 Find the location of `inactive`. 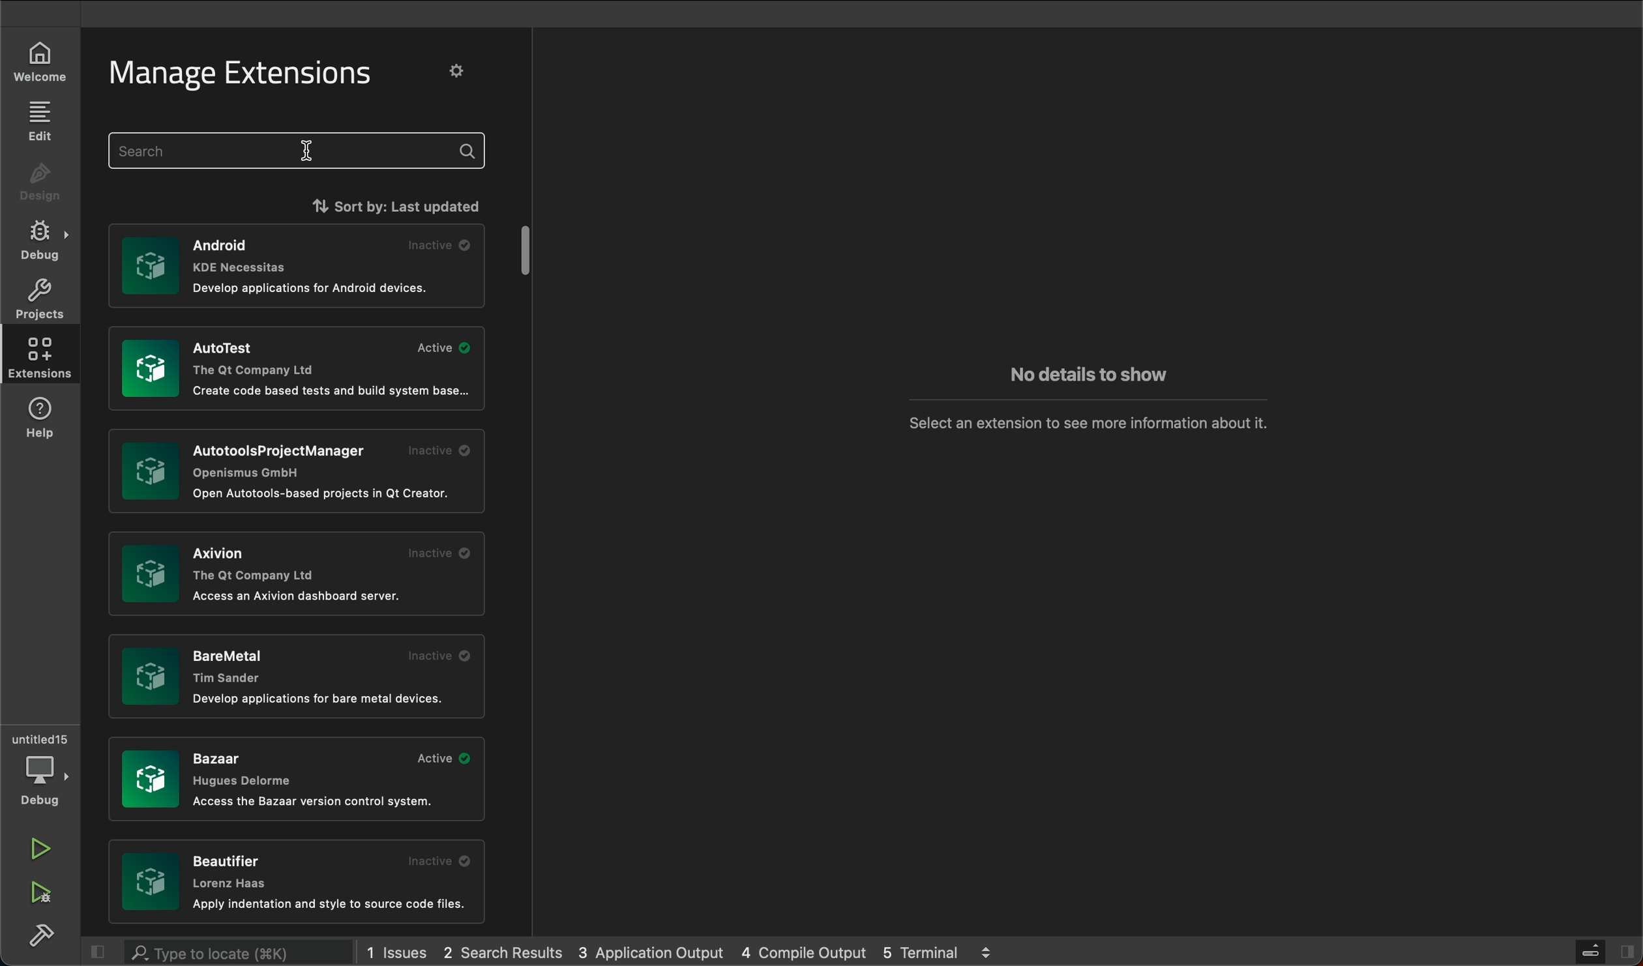

inactive is located at coordinates (437, 656).